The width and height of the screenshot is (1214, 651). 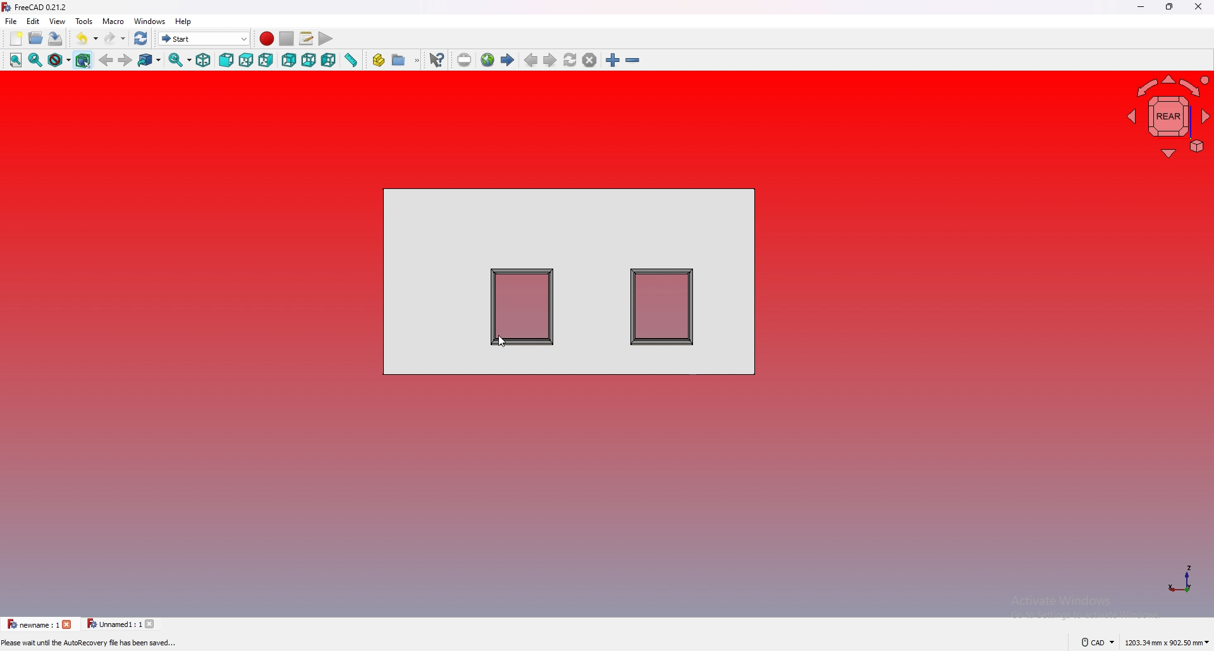 I want to click on switch between workbenches, so click(x=204, y=38).